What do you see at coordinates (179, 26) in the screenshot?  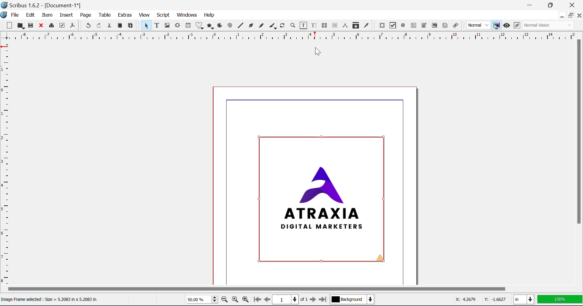 I see `Render Frame` at bounding box center [179, 26].